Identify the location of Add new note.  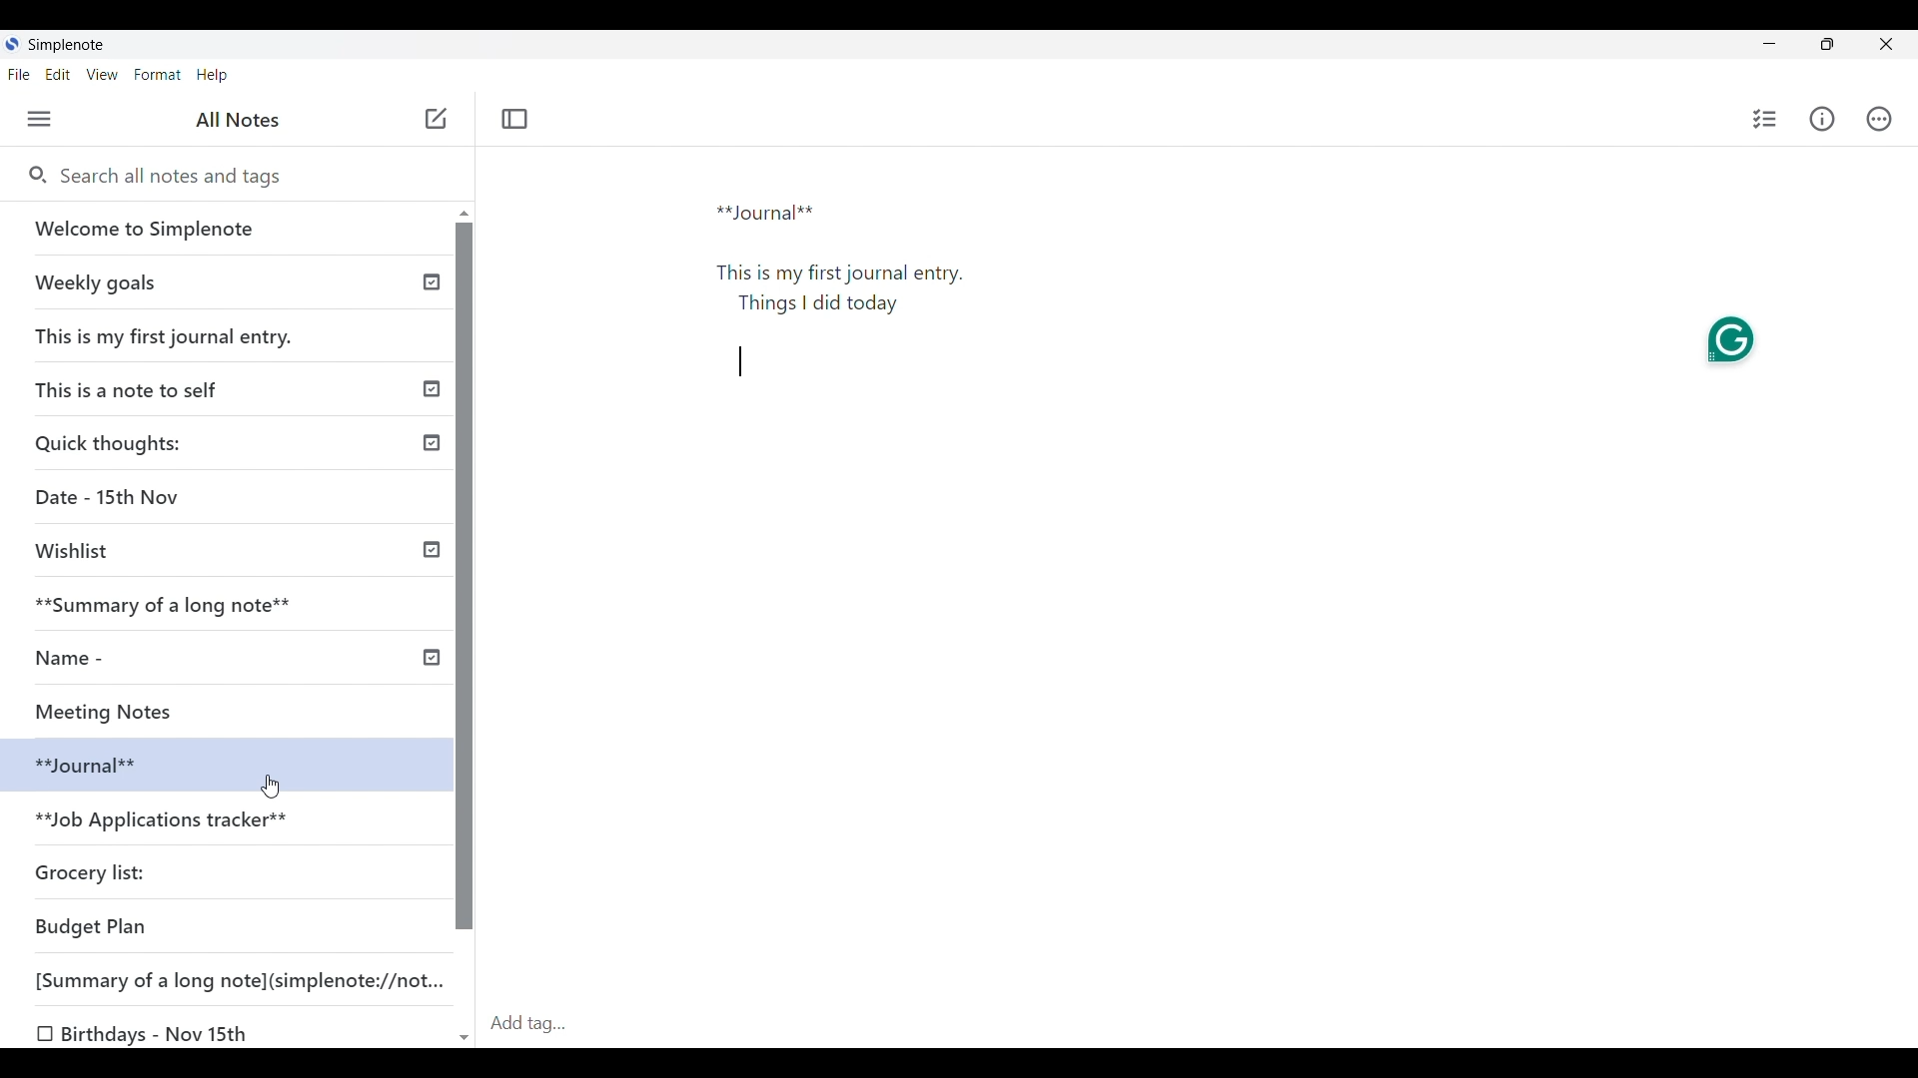
(437, 118).